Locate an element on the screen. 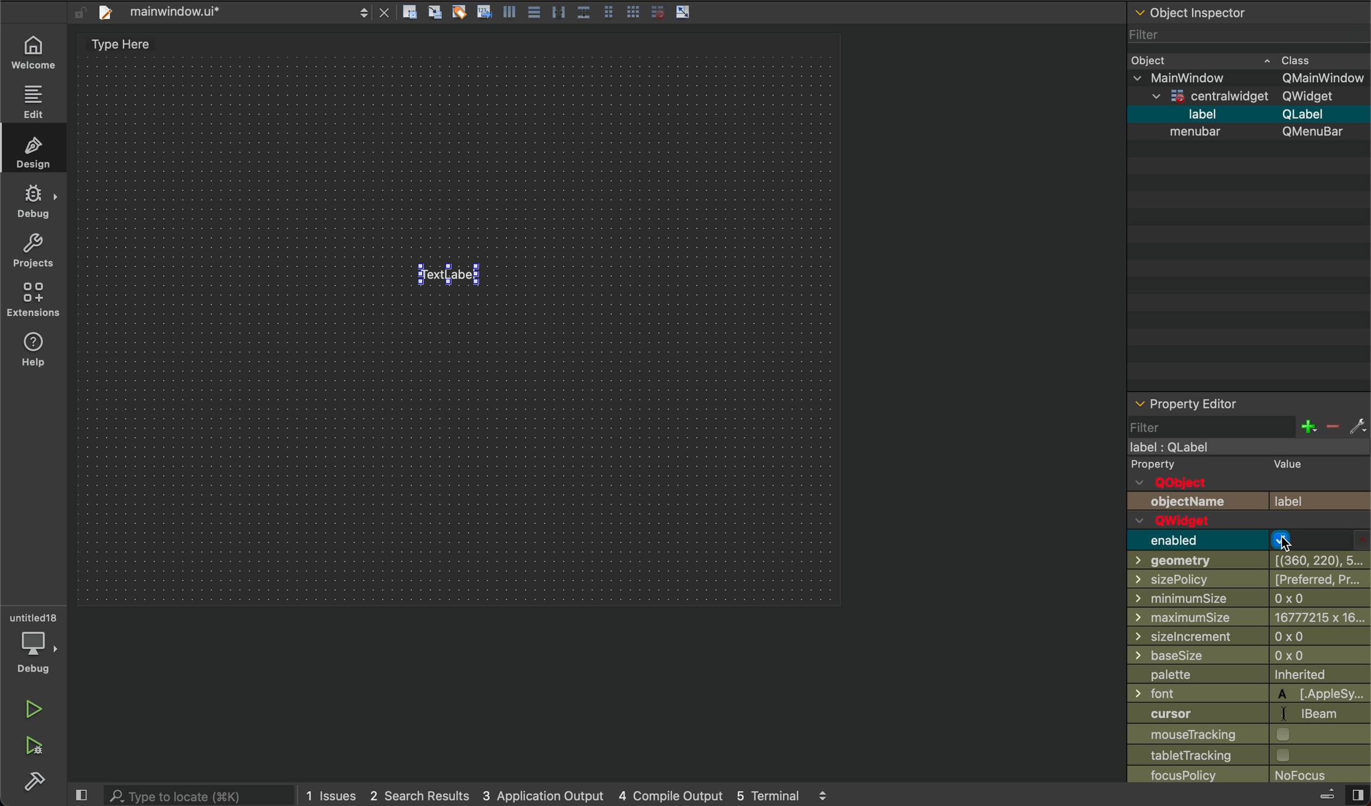 Image resolution: width=1371 pixels, height=806 pixels. mouse tracking is located at coordinates (1194, 735).